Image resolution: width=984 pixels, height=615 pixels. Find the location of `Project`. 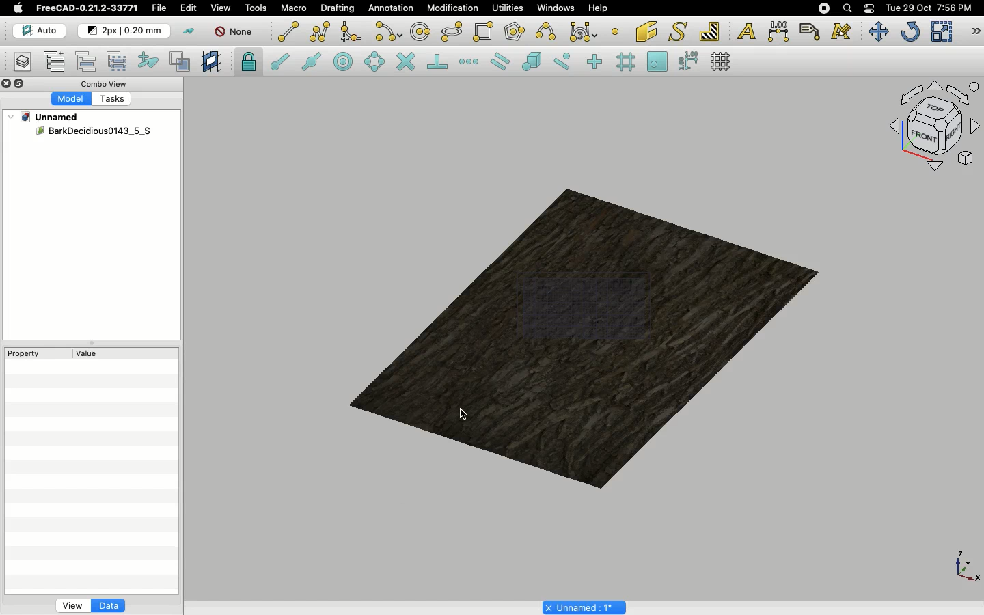

Project is located at coordinates (51, 117).